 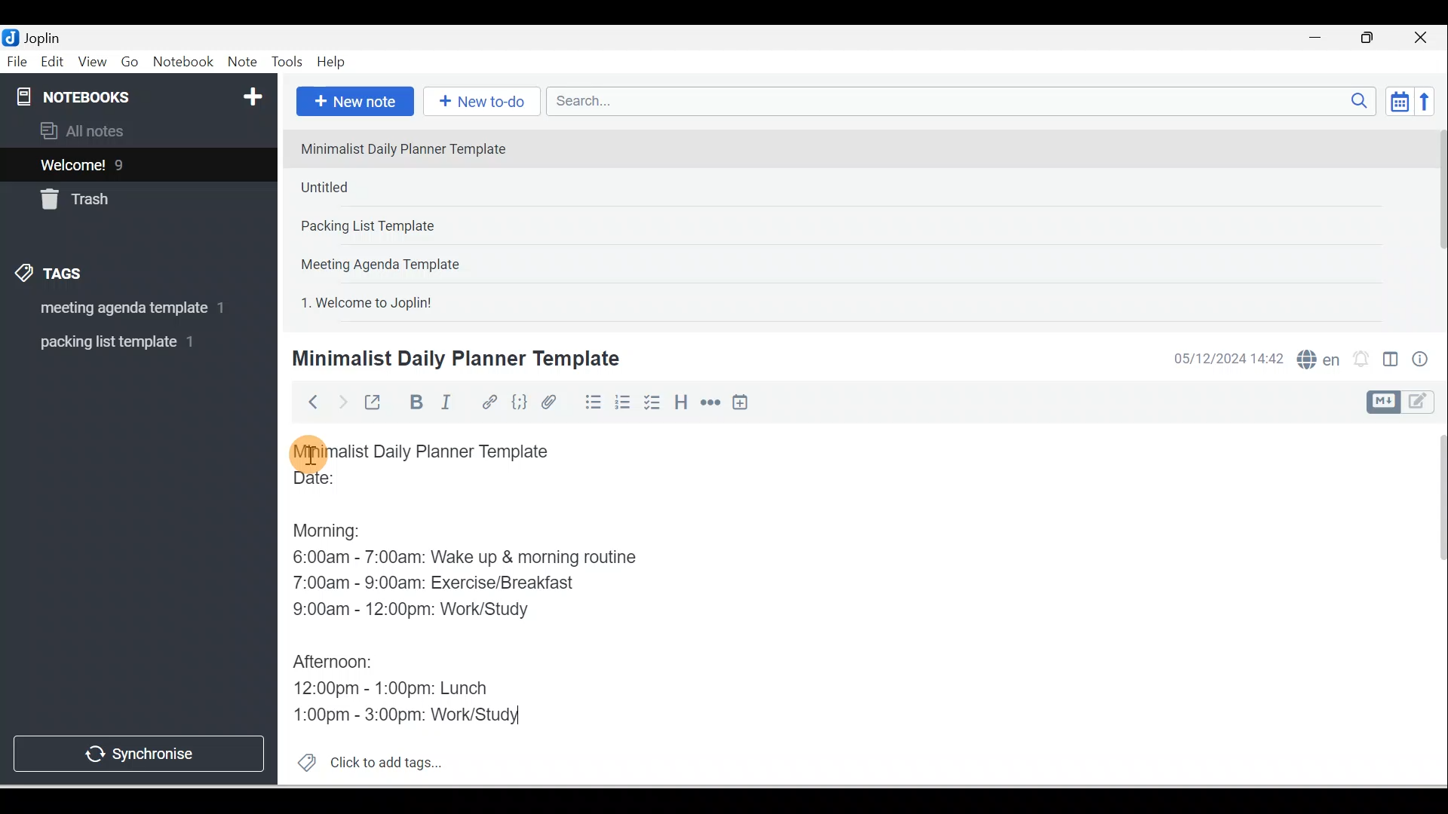 What do you see at coordinates (1436, 223) in the screenshot?
I see `Scroll bar` at bounding box center [1436, 223].